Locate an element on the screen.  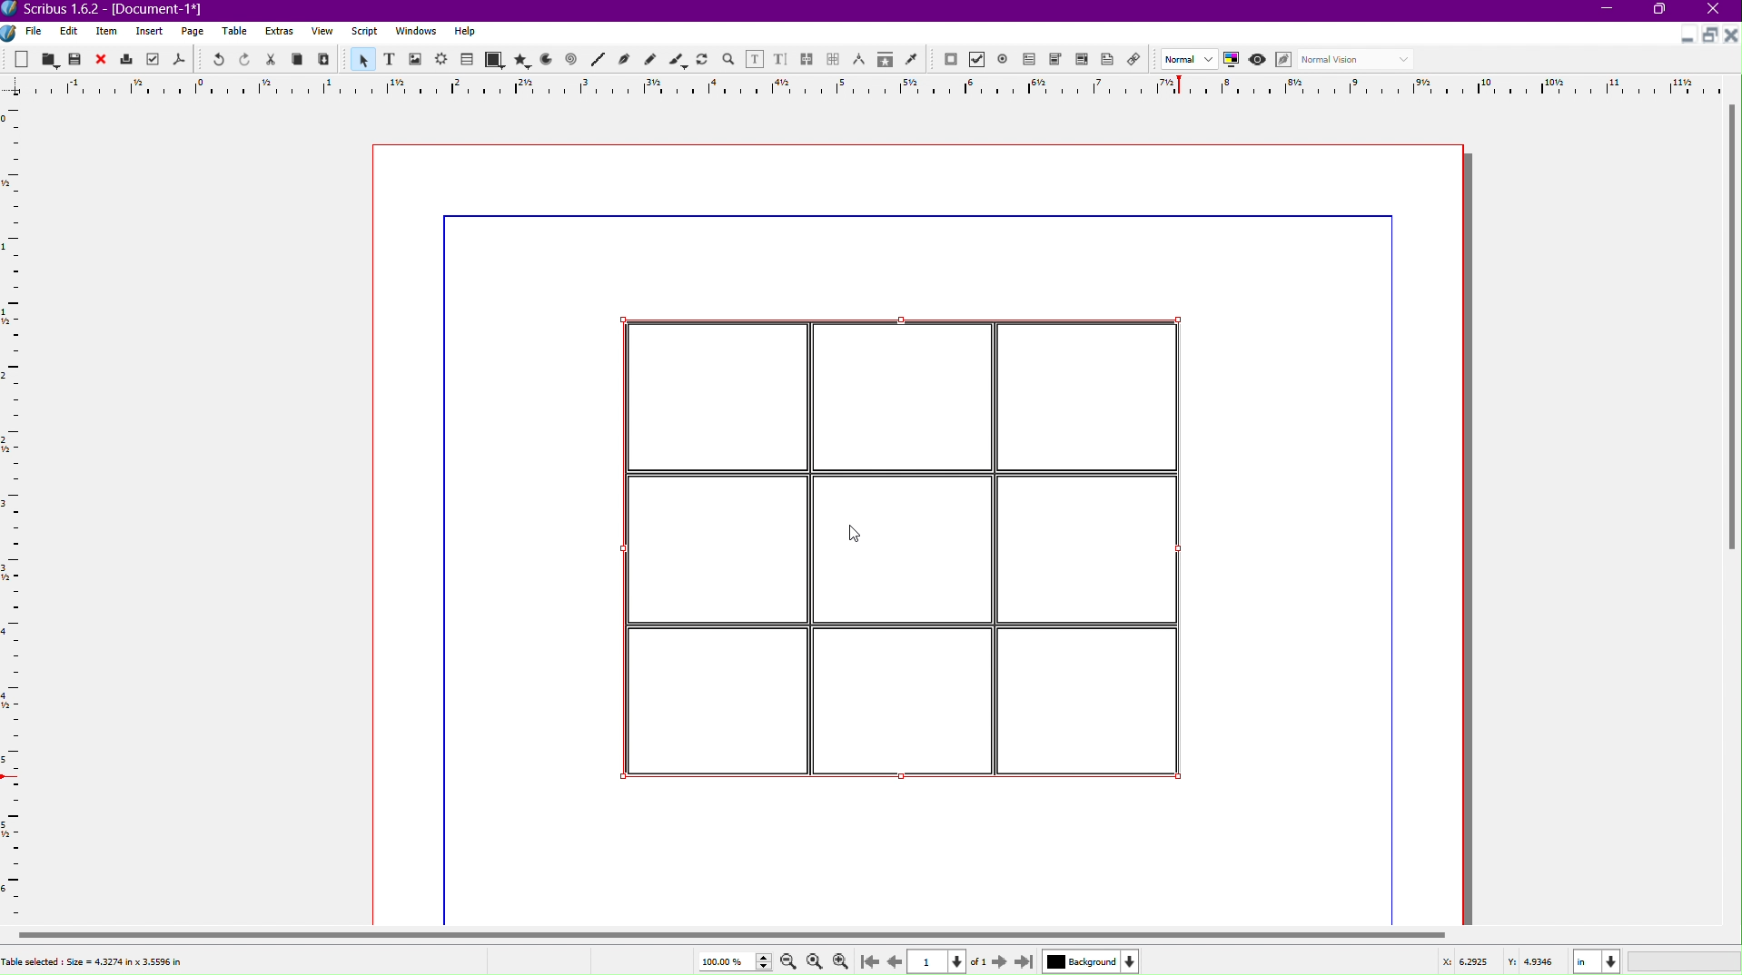
Background Color is located at coordinates (1088, 960).